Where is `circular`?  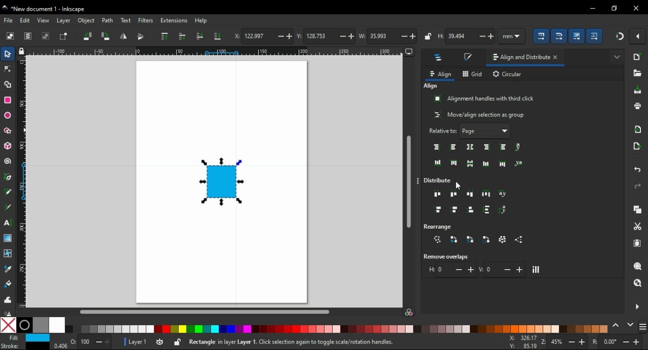 circular is located at coordinates (508, 75).